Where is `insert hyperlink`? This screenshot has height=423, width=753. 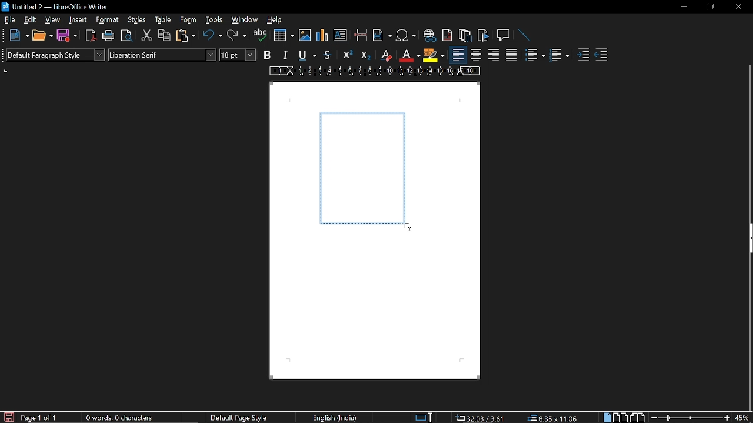 insert hyperlink is located at coordinates (429, 36).